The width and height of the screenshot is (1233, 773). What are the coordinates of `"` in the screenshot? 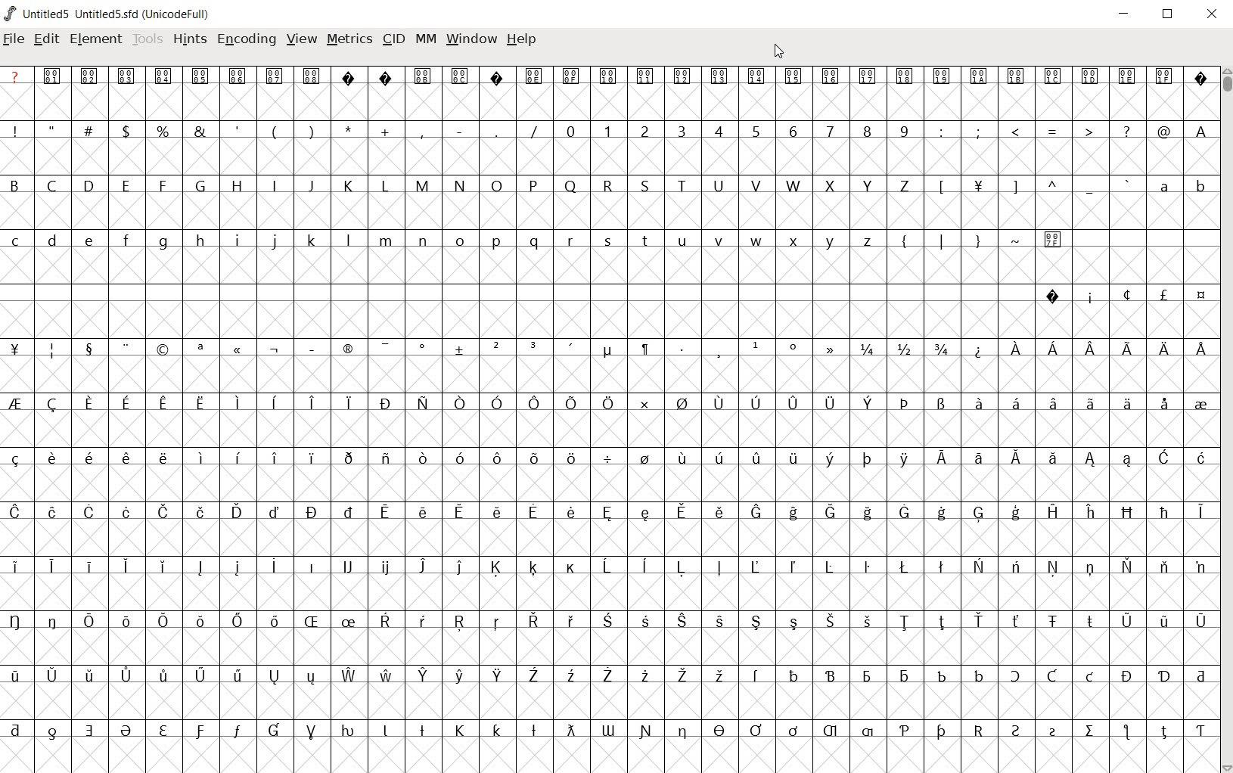 It's located at (54, 130).